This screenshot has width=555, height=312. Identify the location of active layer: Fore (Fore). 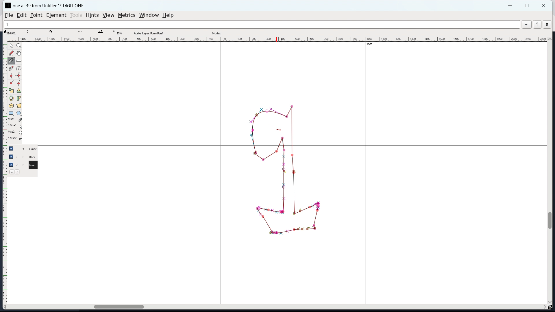
(259, 32).